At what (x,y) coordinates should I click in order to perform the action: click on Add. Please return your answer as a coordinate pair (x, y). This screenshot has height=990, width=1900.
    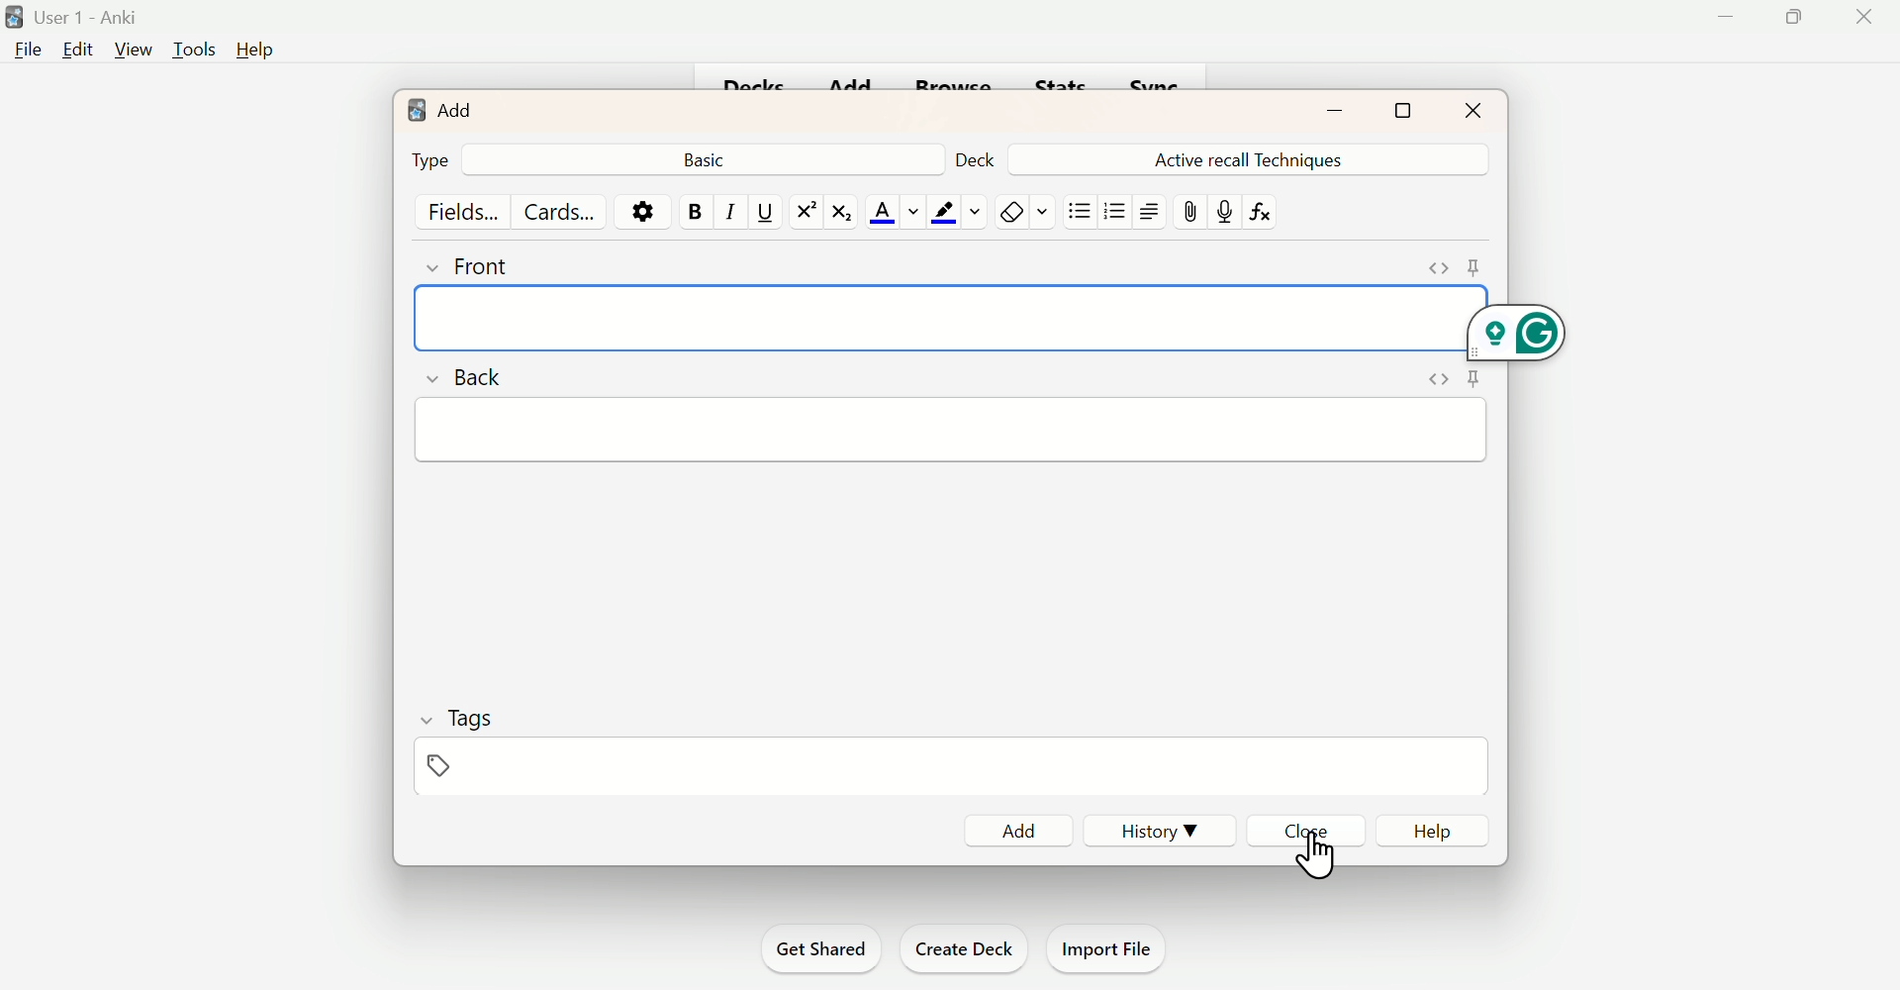
    Looking at the image, I should click on (455, 109).